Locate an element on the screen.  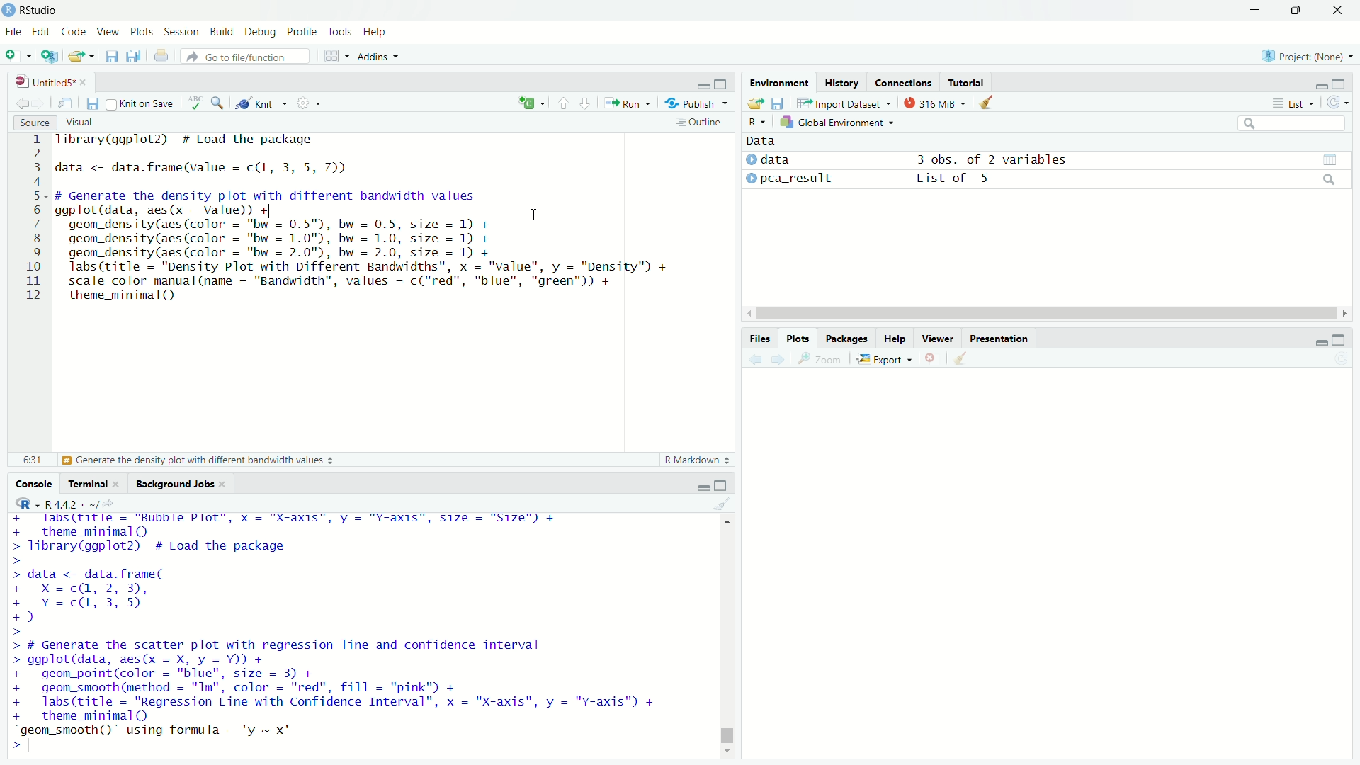
data is located at coordinates (776, 159).